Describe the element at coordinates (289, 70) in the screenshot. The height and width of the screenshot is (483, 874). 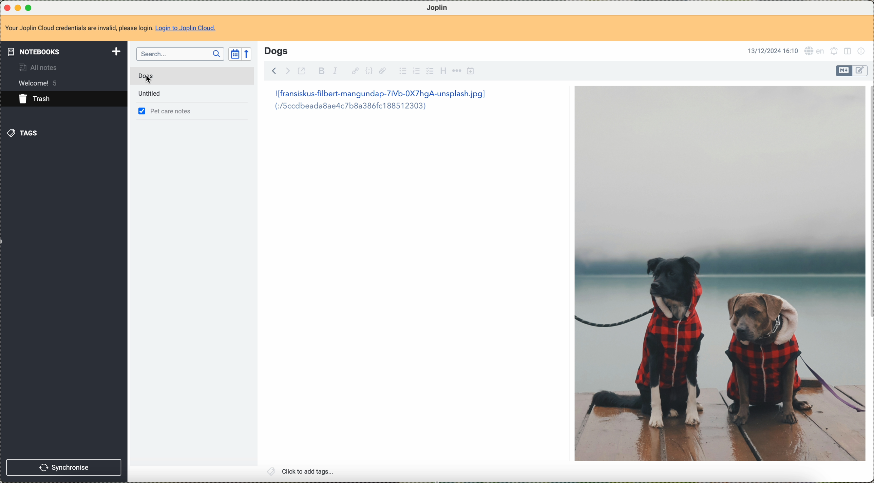
I see `foward` at that location.